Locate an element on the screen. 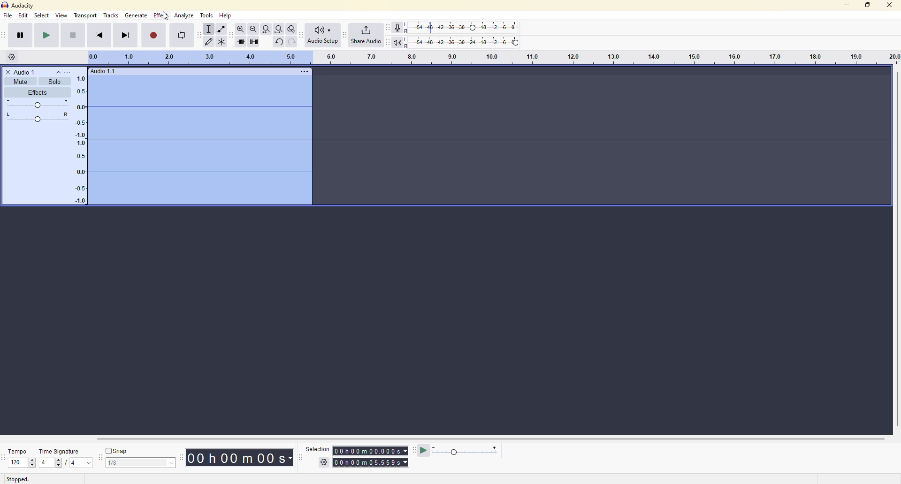 The height and width of the screenshot is (484, 901). multi tool is located at coordinates (223, 41).